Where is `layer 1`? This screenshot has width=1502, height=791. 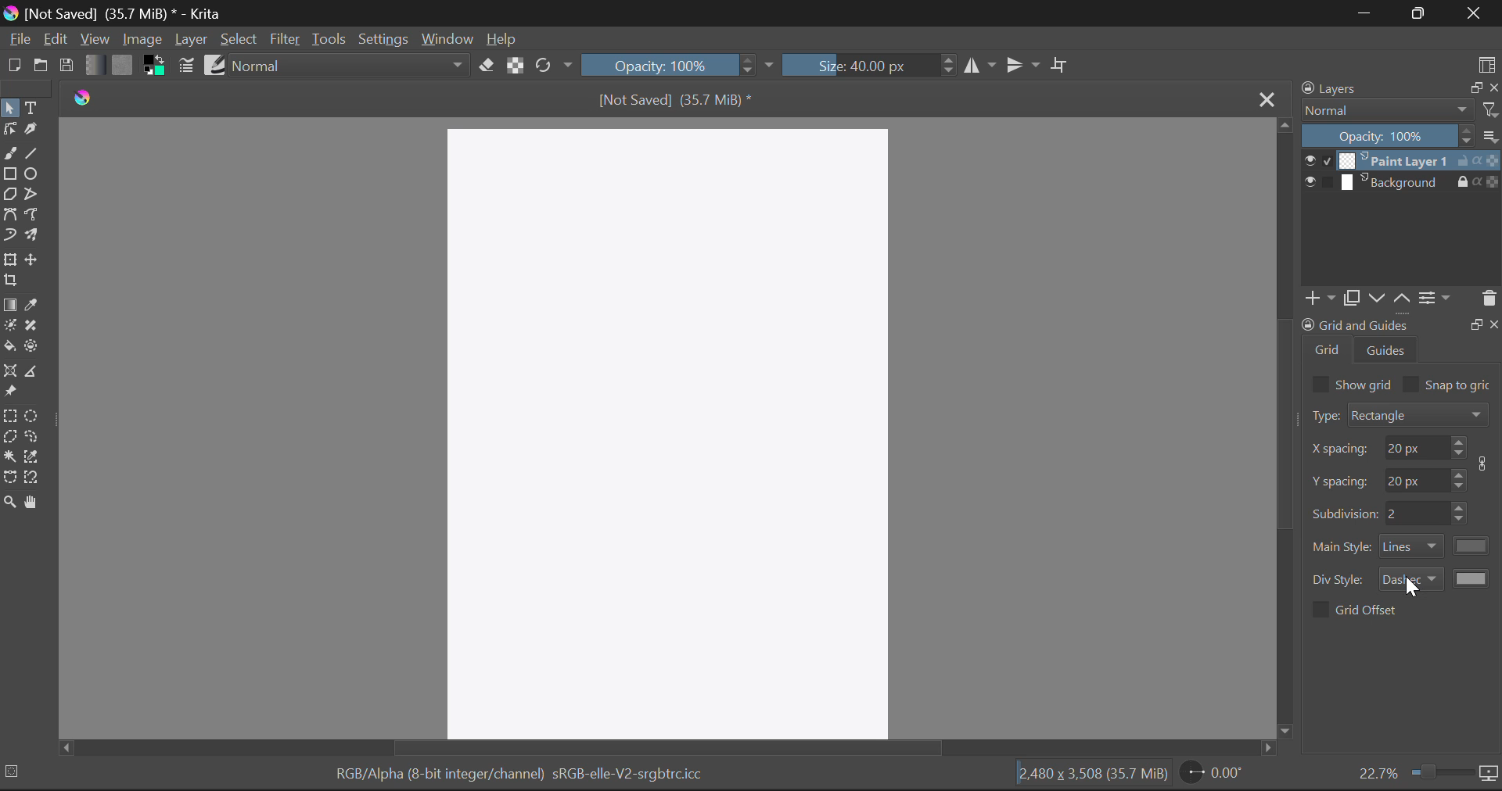
layer 1 is located at coordinates (1394, 160).